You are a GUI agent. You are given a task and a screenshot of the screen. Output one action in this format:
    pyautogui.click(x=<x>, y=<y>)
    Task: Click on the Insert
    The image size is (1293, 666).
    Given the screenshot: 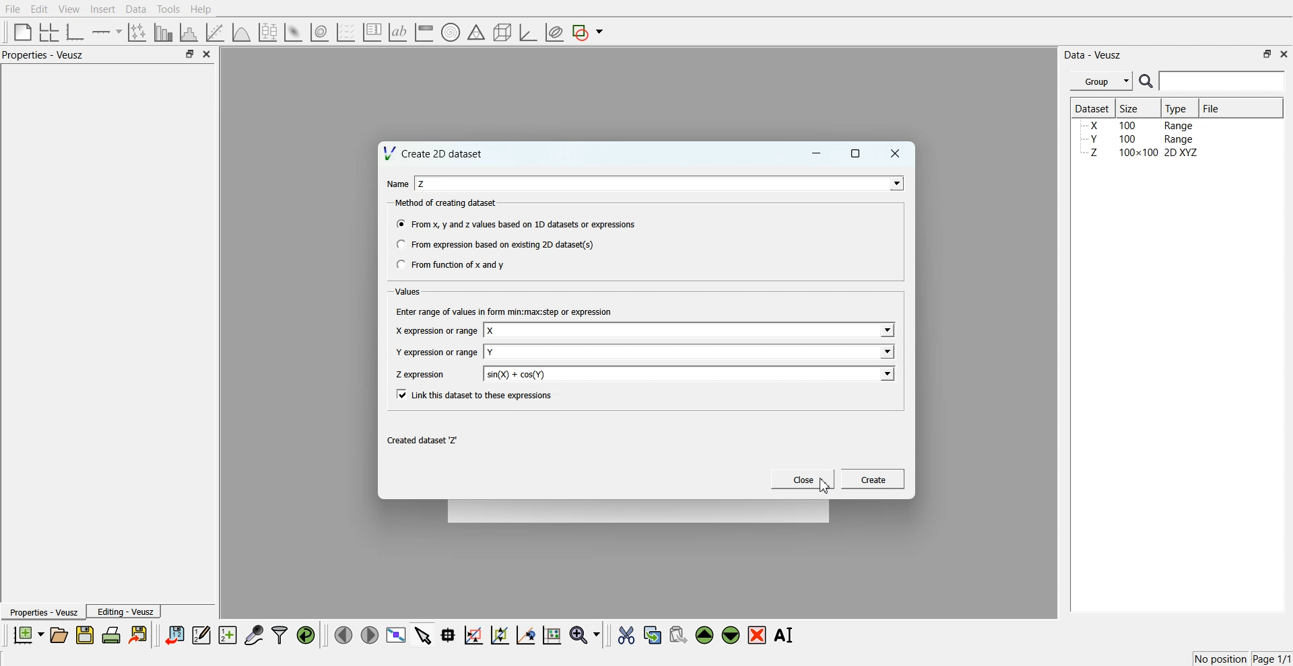 What is the action you would take?
    pyautogui.click(x=102, y=9)
    